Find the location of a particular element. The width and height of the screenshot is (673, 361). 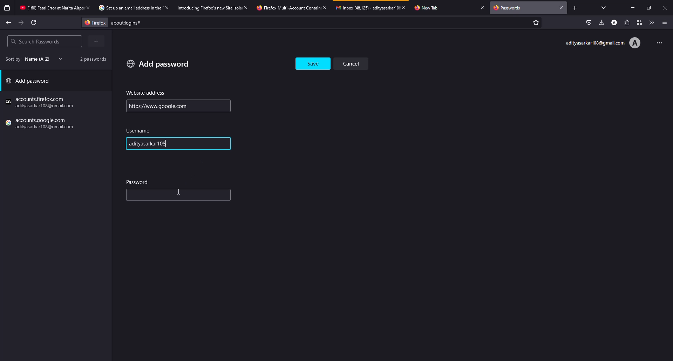

forward is located at coordinates (21, 23).